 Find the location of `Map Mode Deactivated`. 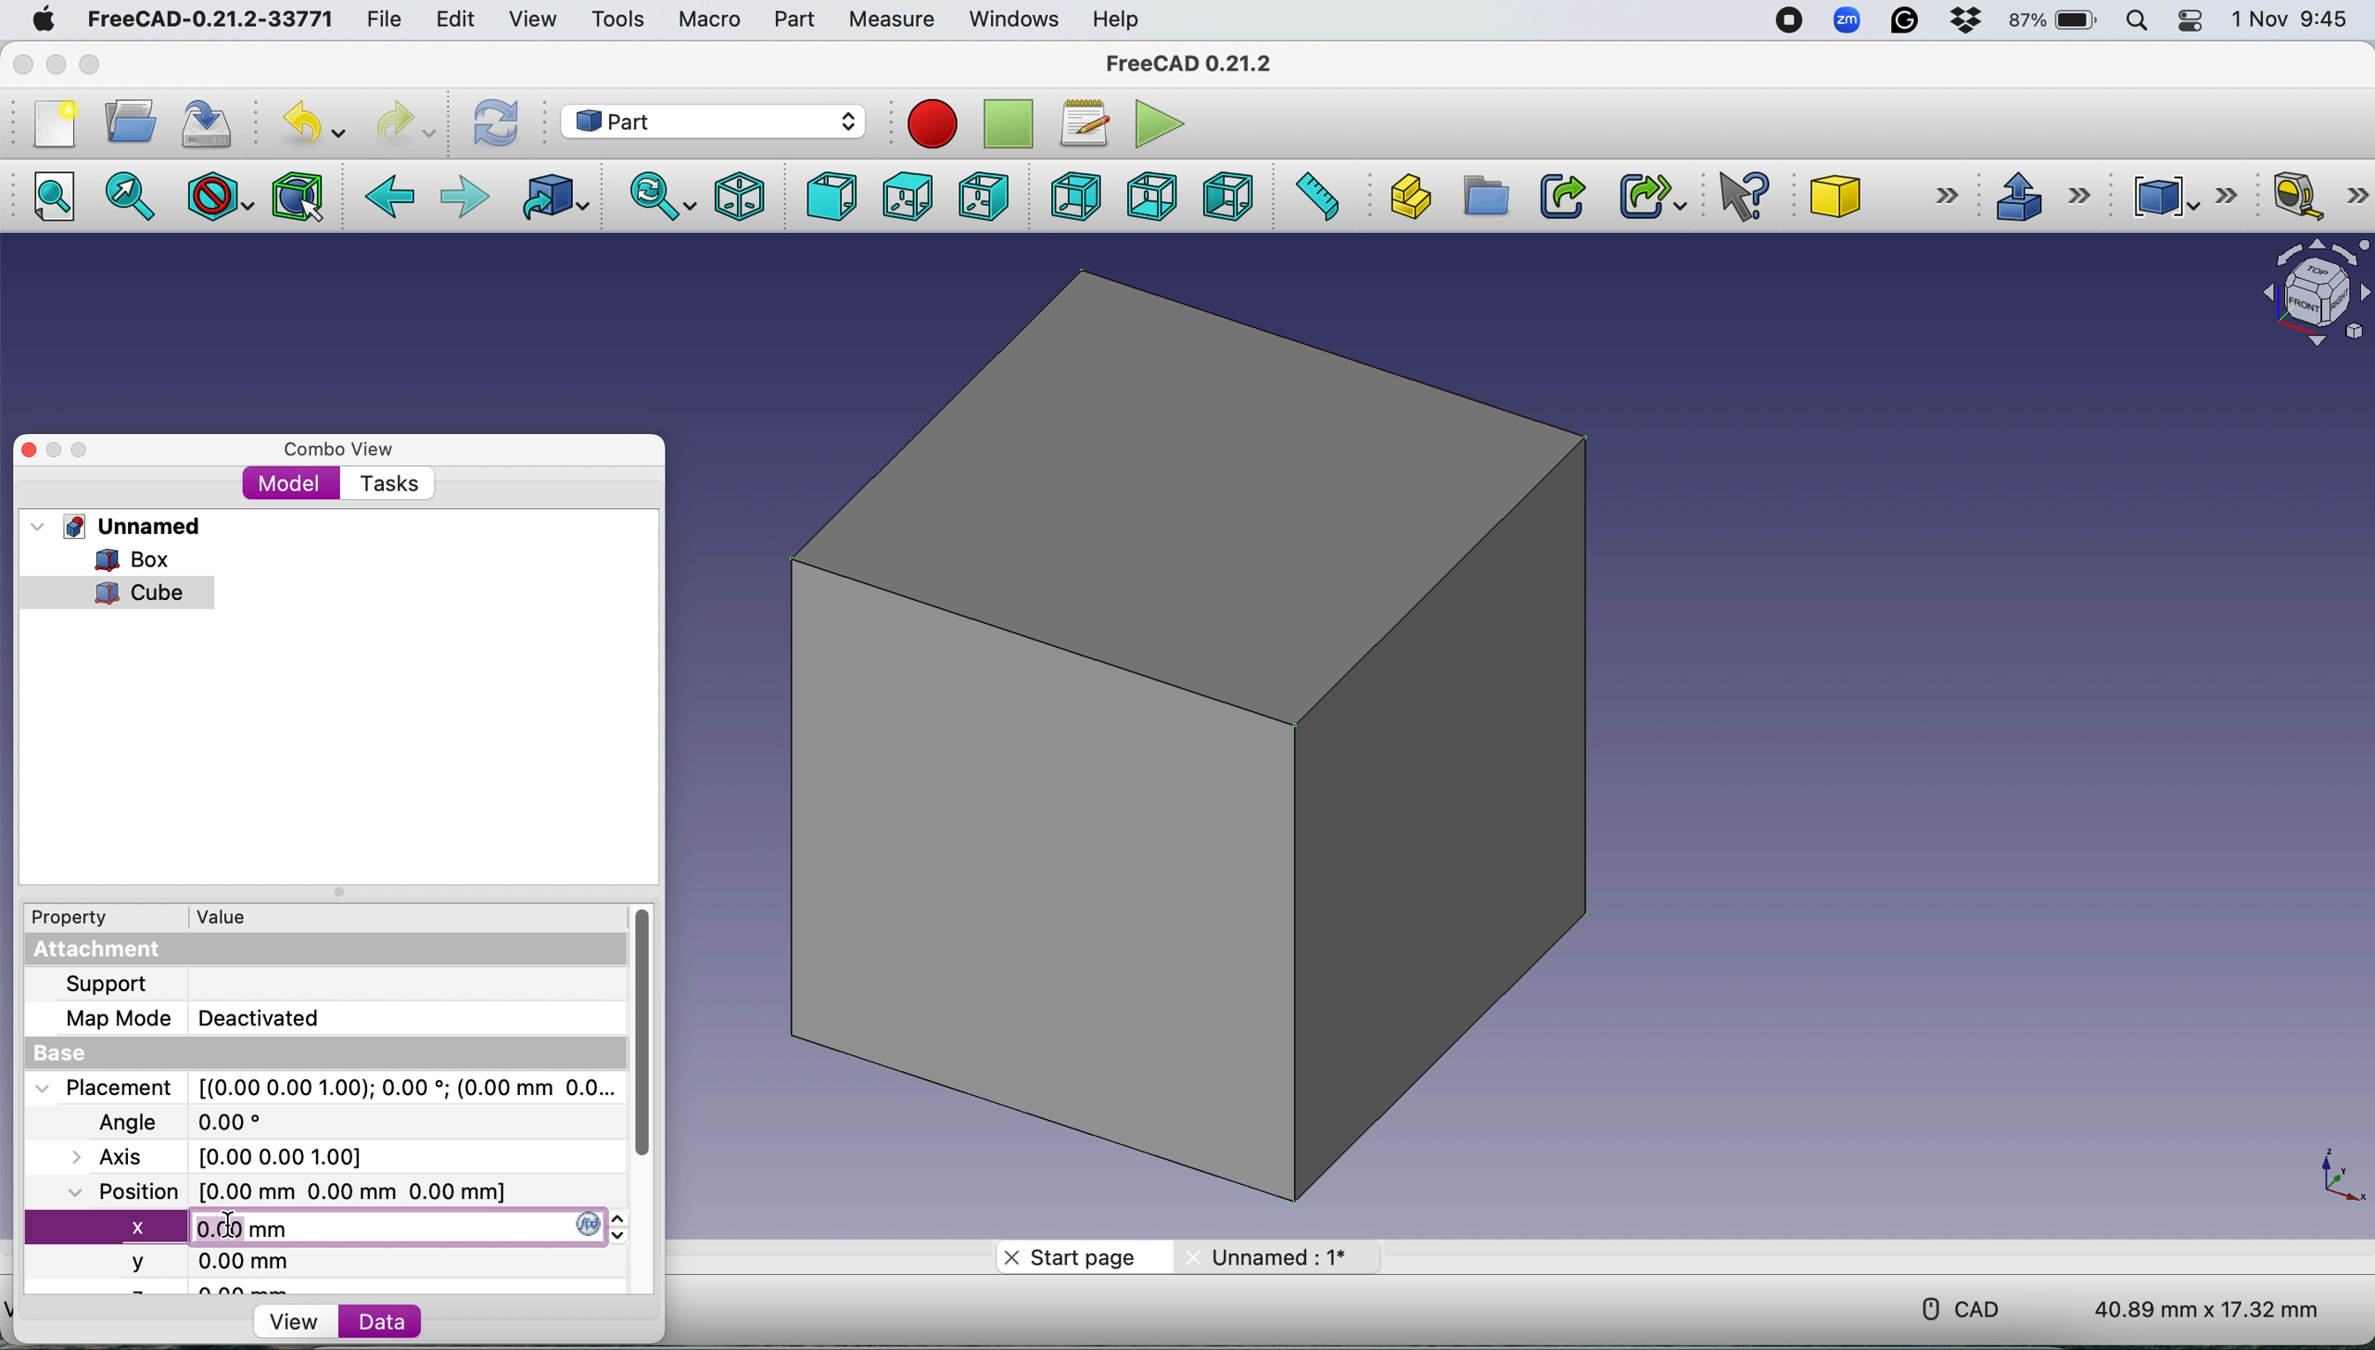

Map Mode Deactivated is located at coordinates (192, 1018).